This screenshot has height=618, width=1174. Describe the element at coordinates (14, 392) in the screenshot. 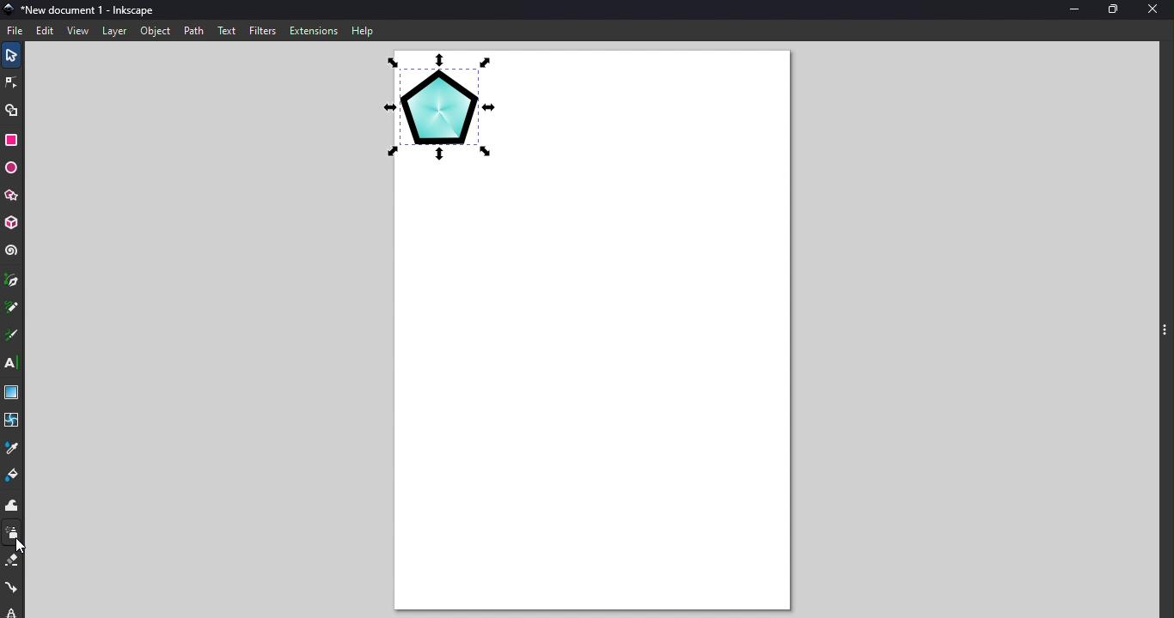

I see `Gradient tool` at that location.